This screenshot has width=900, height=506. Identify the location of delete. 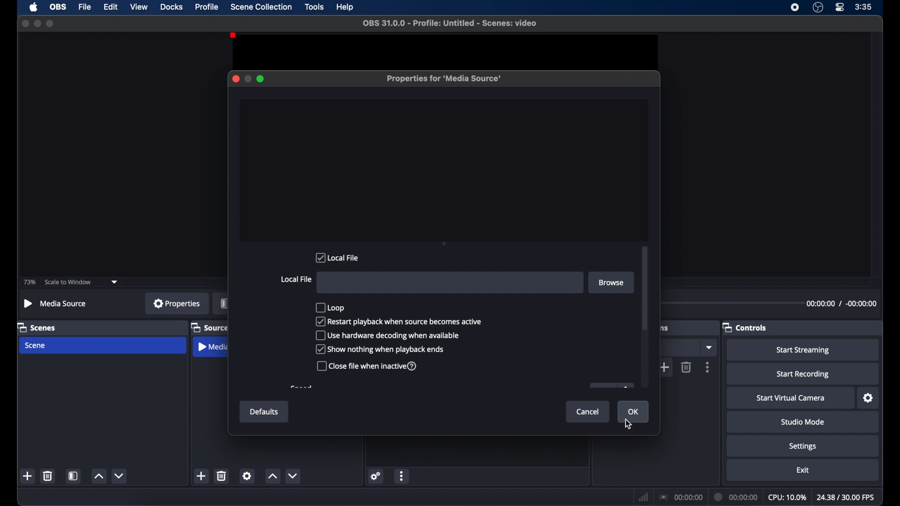
(687, 367).